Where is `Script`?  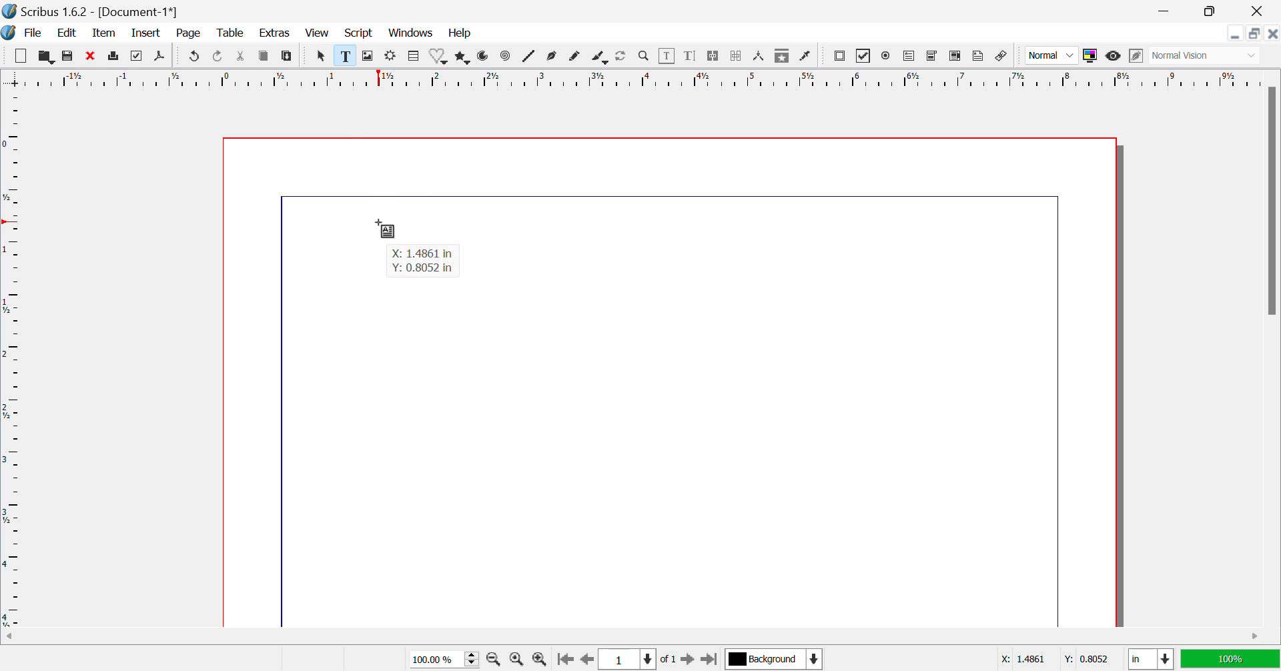 Script is located at coordinates (358, 34).